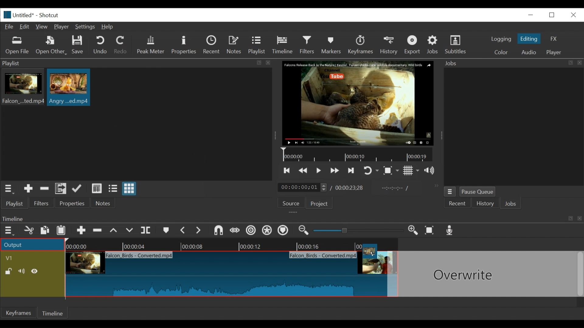 This screenshot has width=584, height=328. What do you see at coordinates (513, 126) in the screenshot?
I see `jobs panel` at bounding box center [513, 126].